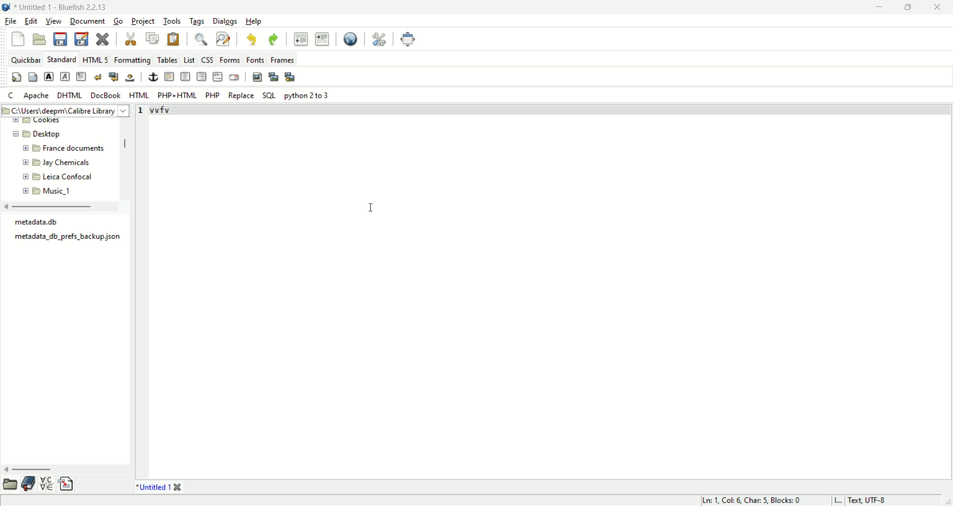 The height and width of the screenshot is (506, 953). Describe the element at coordinates (143, 22) in the screenshot. I see `project` at that location.